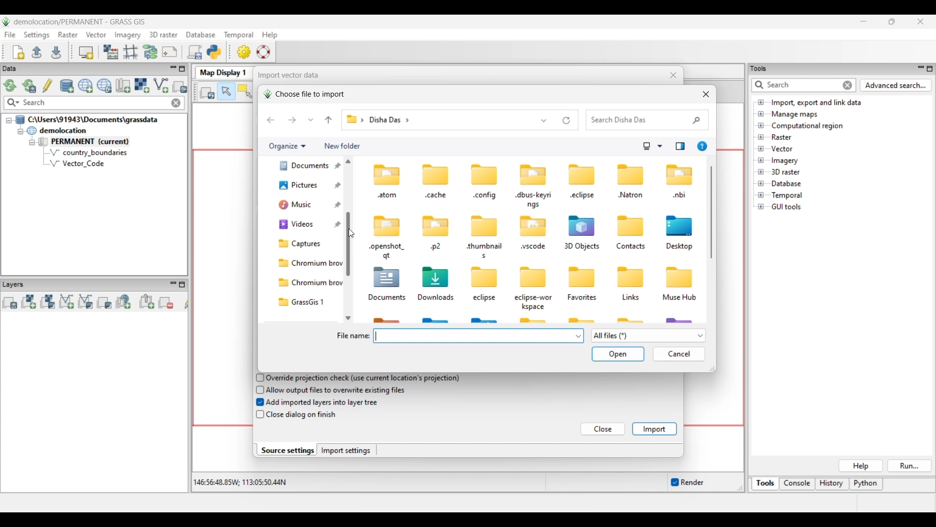  What do you see at coordinates (386, 196) in the screenshot?
I see `atom` at bounding box center [386, 196].